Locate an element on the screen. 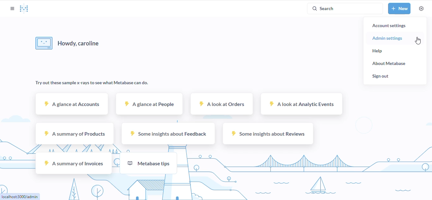 The height and width of the screenshot is (200, 432). some insights about feedback is located at coordinates (168, 134).